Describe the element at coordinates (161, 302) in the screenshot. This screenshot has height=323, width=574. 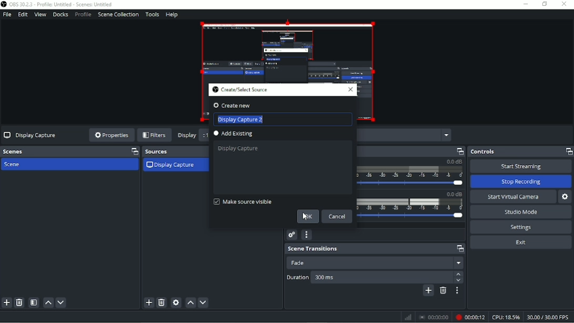
I see `Remove selected source(s)` at that location.